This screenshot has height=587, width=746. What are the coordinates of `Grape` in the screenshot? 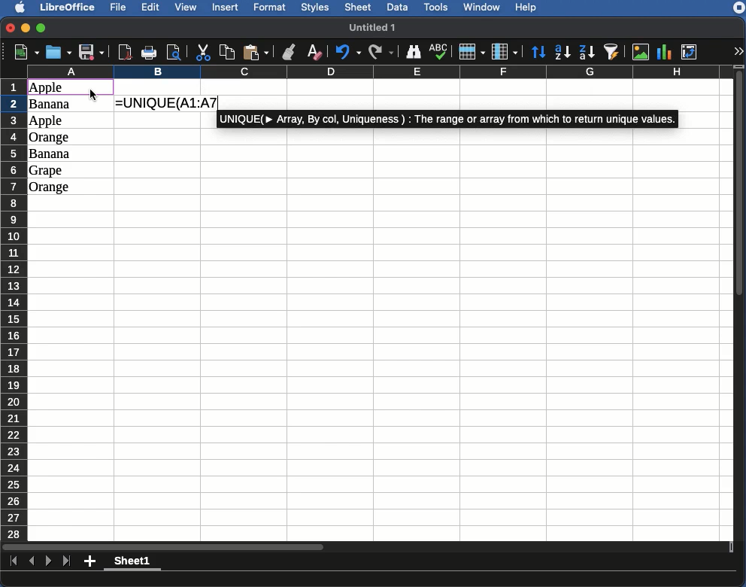 It's located at (47, 171).